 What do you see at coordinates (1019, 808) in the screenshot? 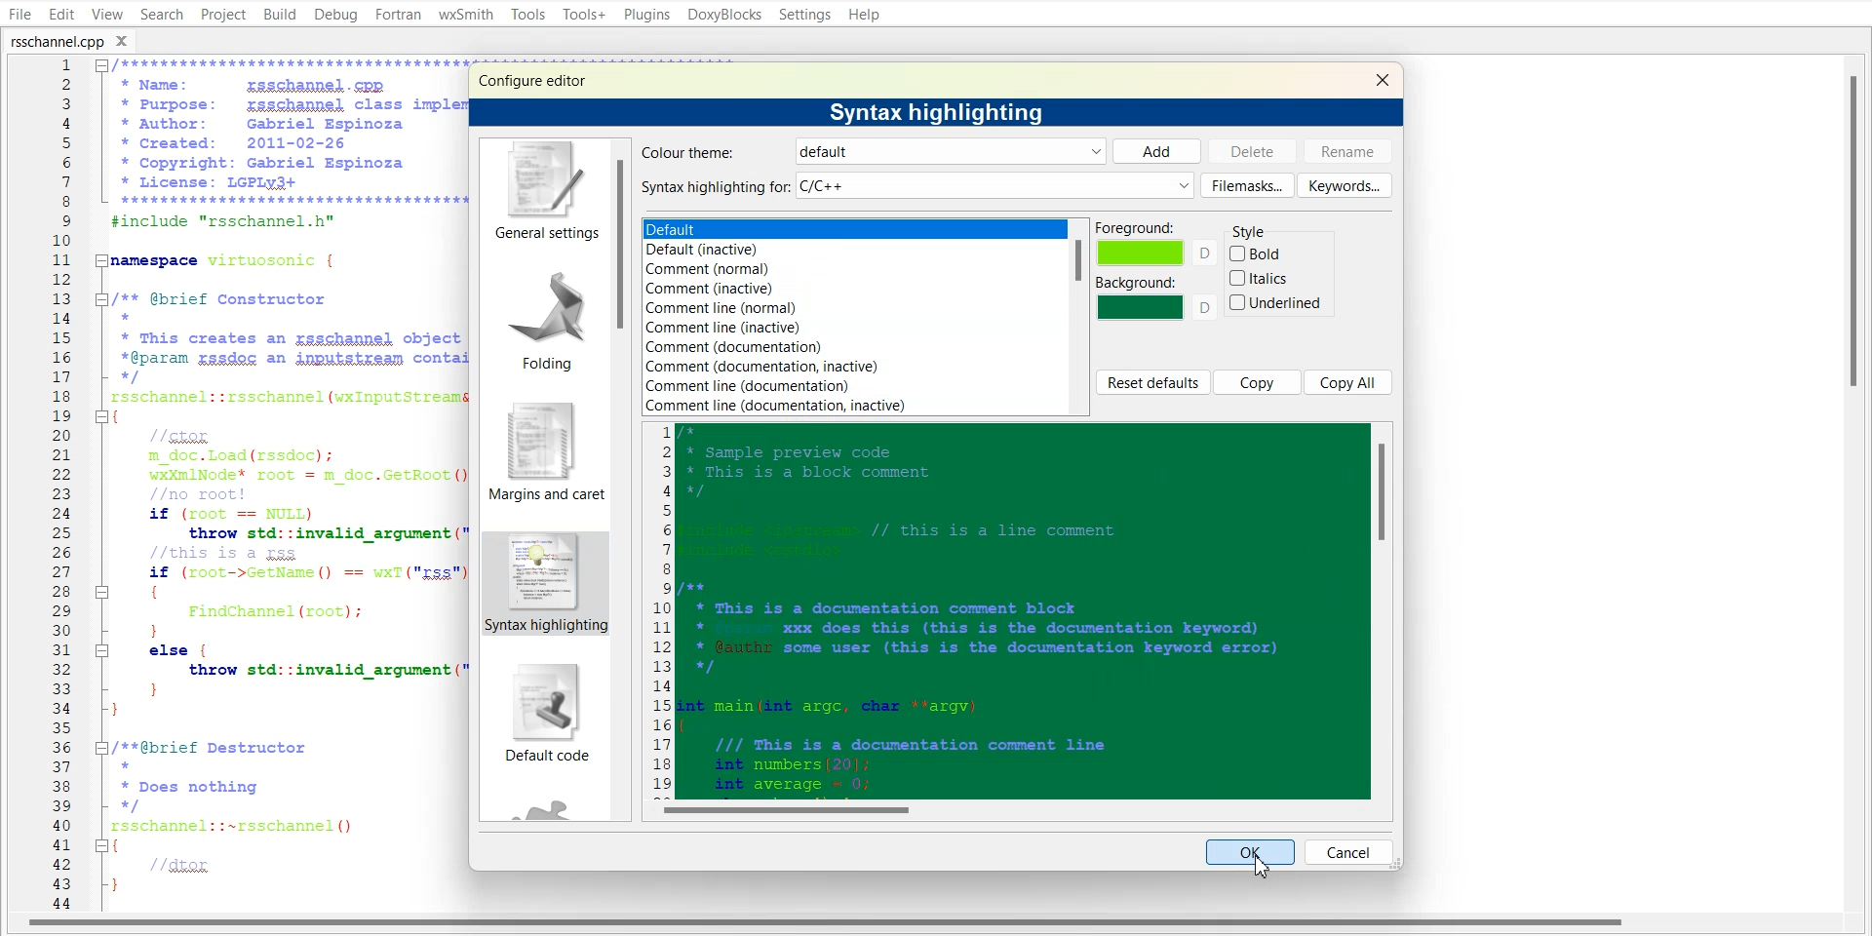
I see `Horizontal scroll bar` at bounding box center [1019, 808].